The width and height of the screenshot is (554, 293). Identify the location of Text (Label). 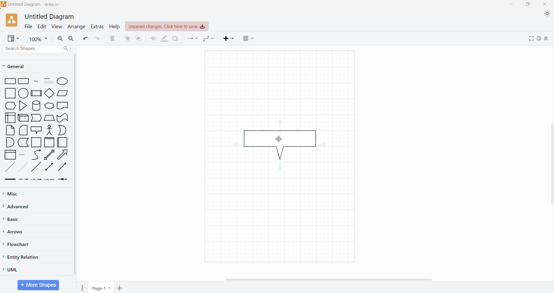
(35, 82).